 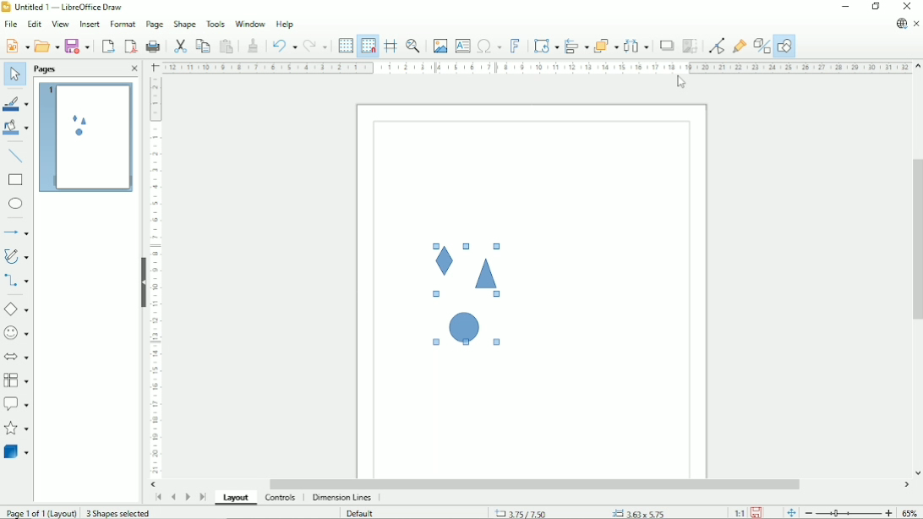 What do you see at coordinates (17, 332) in the screenshot?
I see `Symbol shapes` at bounding box center [17, 332].